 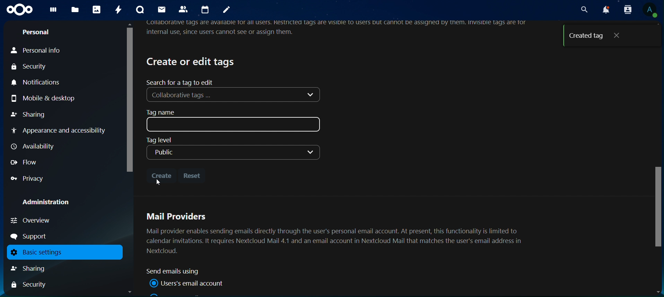 What do you see at coordinates (20, 10) in the screenshot?
I see `icon` at bounding box center [20, 10].